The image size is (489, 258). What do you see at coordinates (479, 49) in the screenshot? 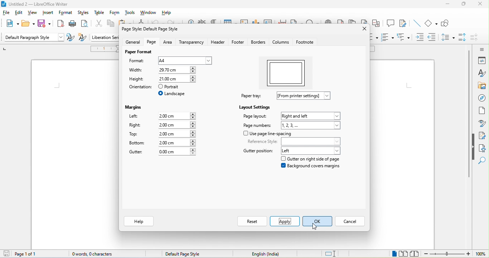
I see `sidebar` at bounding box center [479, 49].